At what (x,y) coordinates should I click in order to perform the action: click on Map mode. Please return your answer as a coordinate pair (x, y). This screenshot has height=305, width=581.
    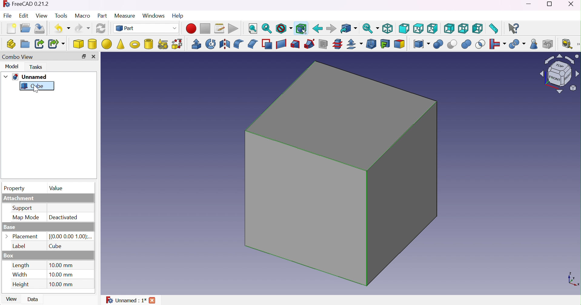
    Looking at the image, I should click on (27, 218).